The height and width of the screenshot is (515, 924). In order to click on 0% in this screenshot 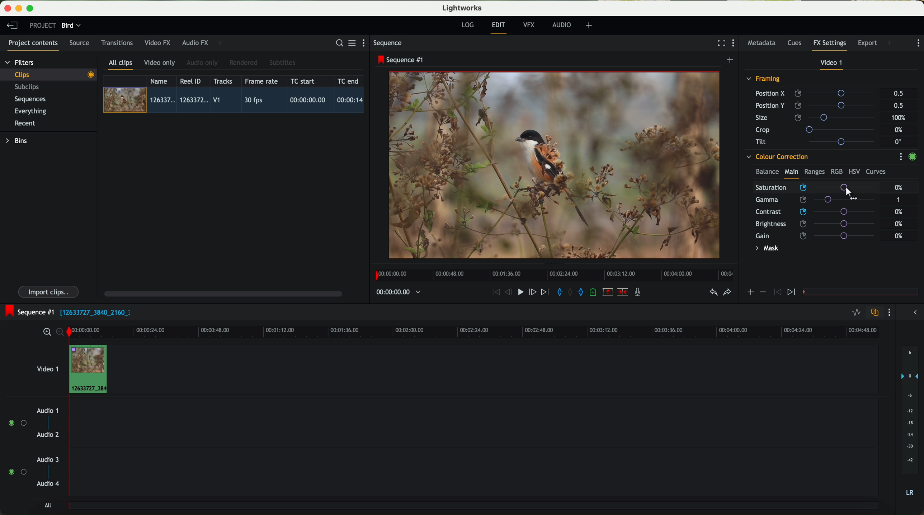, I will do `click(900, 212)`.